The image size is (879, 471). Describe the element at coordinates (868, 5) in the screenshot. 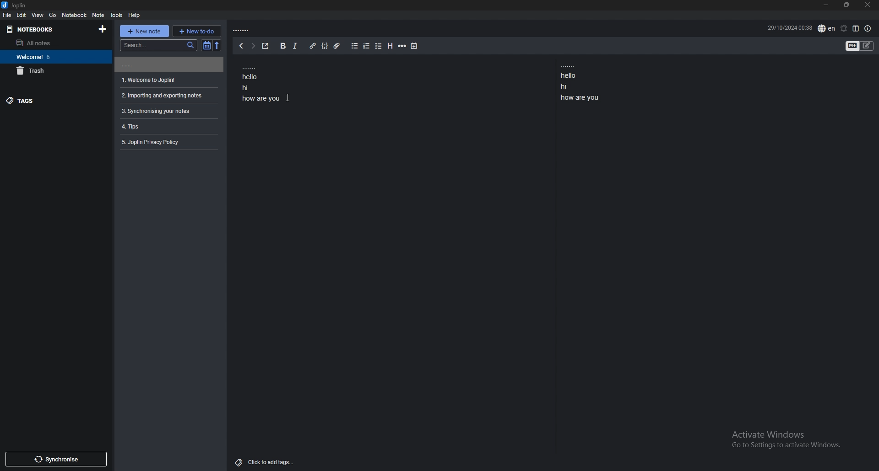

I see `close` at that location.